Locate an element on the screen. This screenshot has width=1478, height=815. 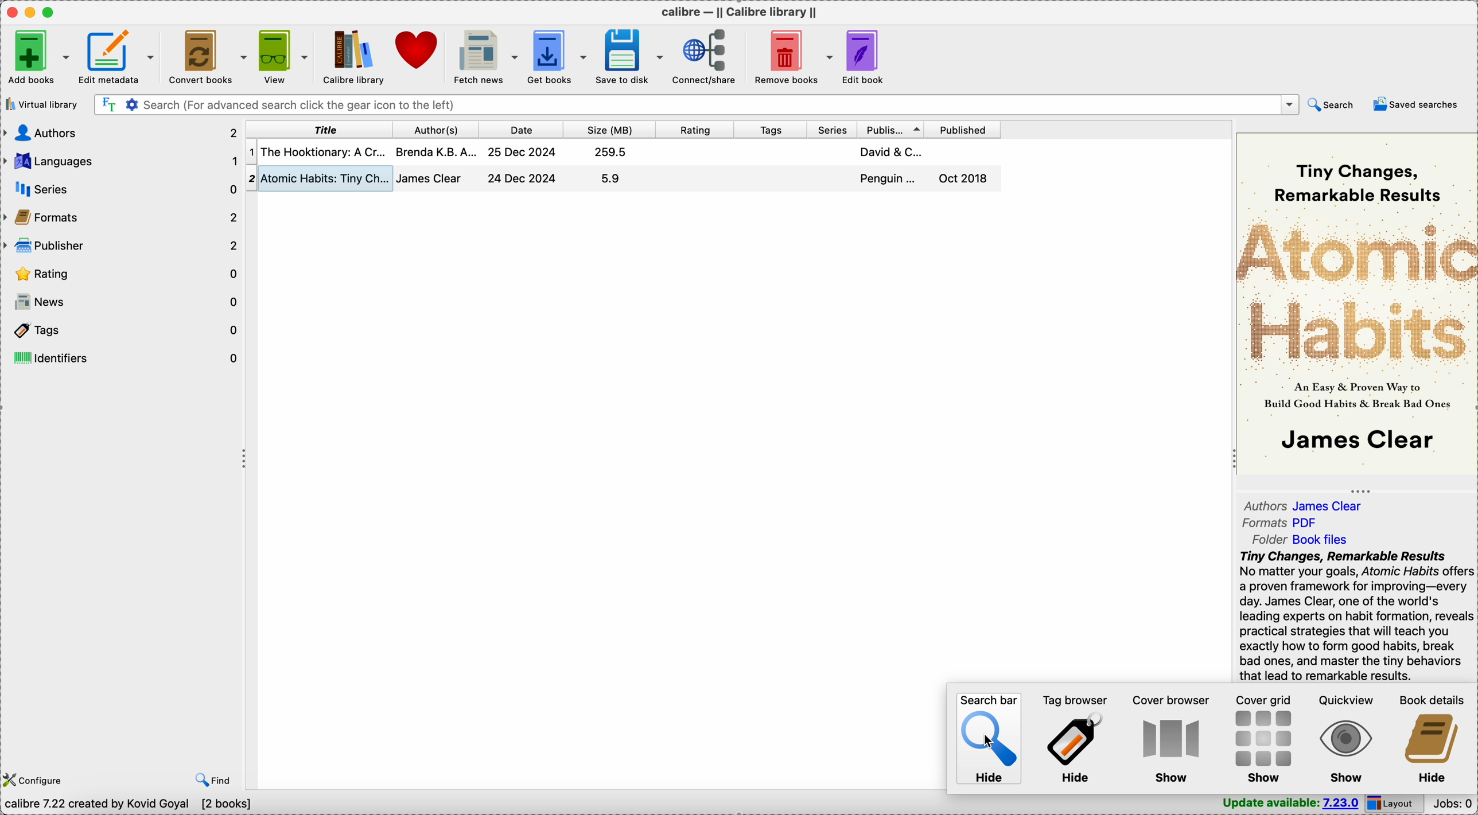
search the text of all books in the library is located at coordinates (108, 105).